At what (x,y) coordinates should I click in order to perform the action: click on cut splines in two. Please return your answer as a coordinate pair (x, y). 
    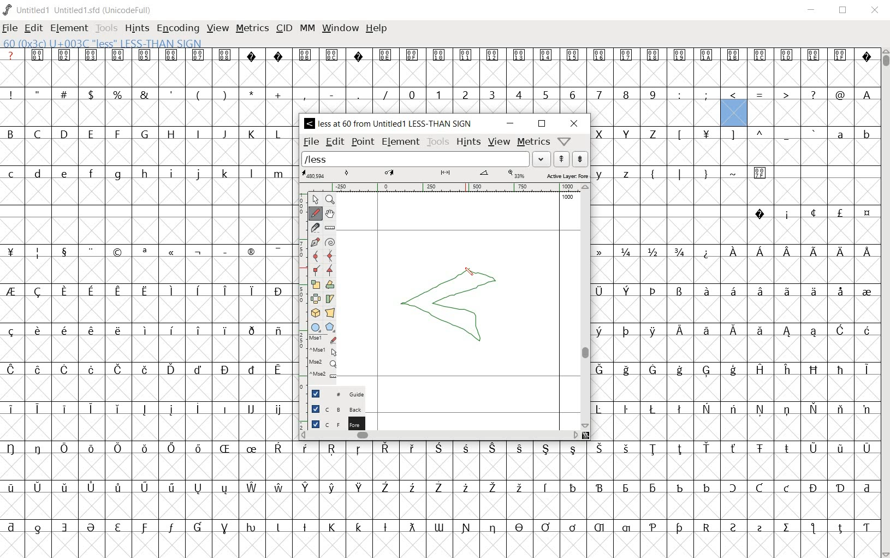
    Looking at the image, I should click on (315, 227).